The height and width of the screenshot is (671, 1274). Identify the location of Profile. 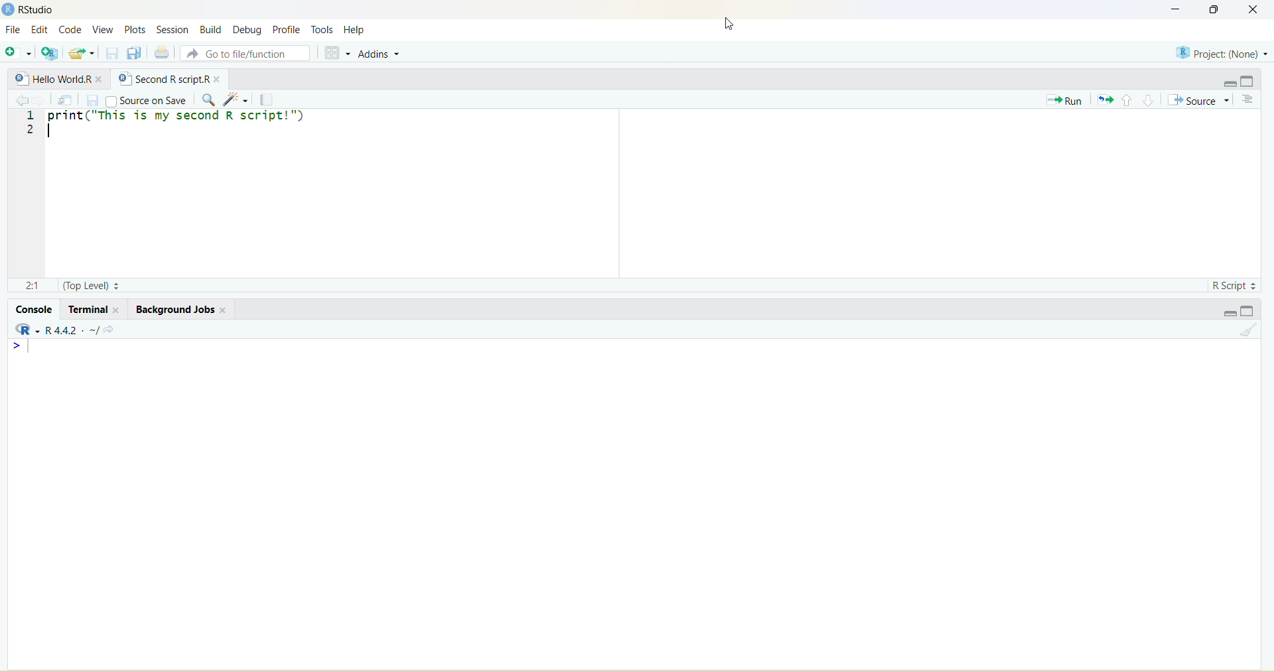
(286, 29).